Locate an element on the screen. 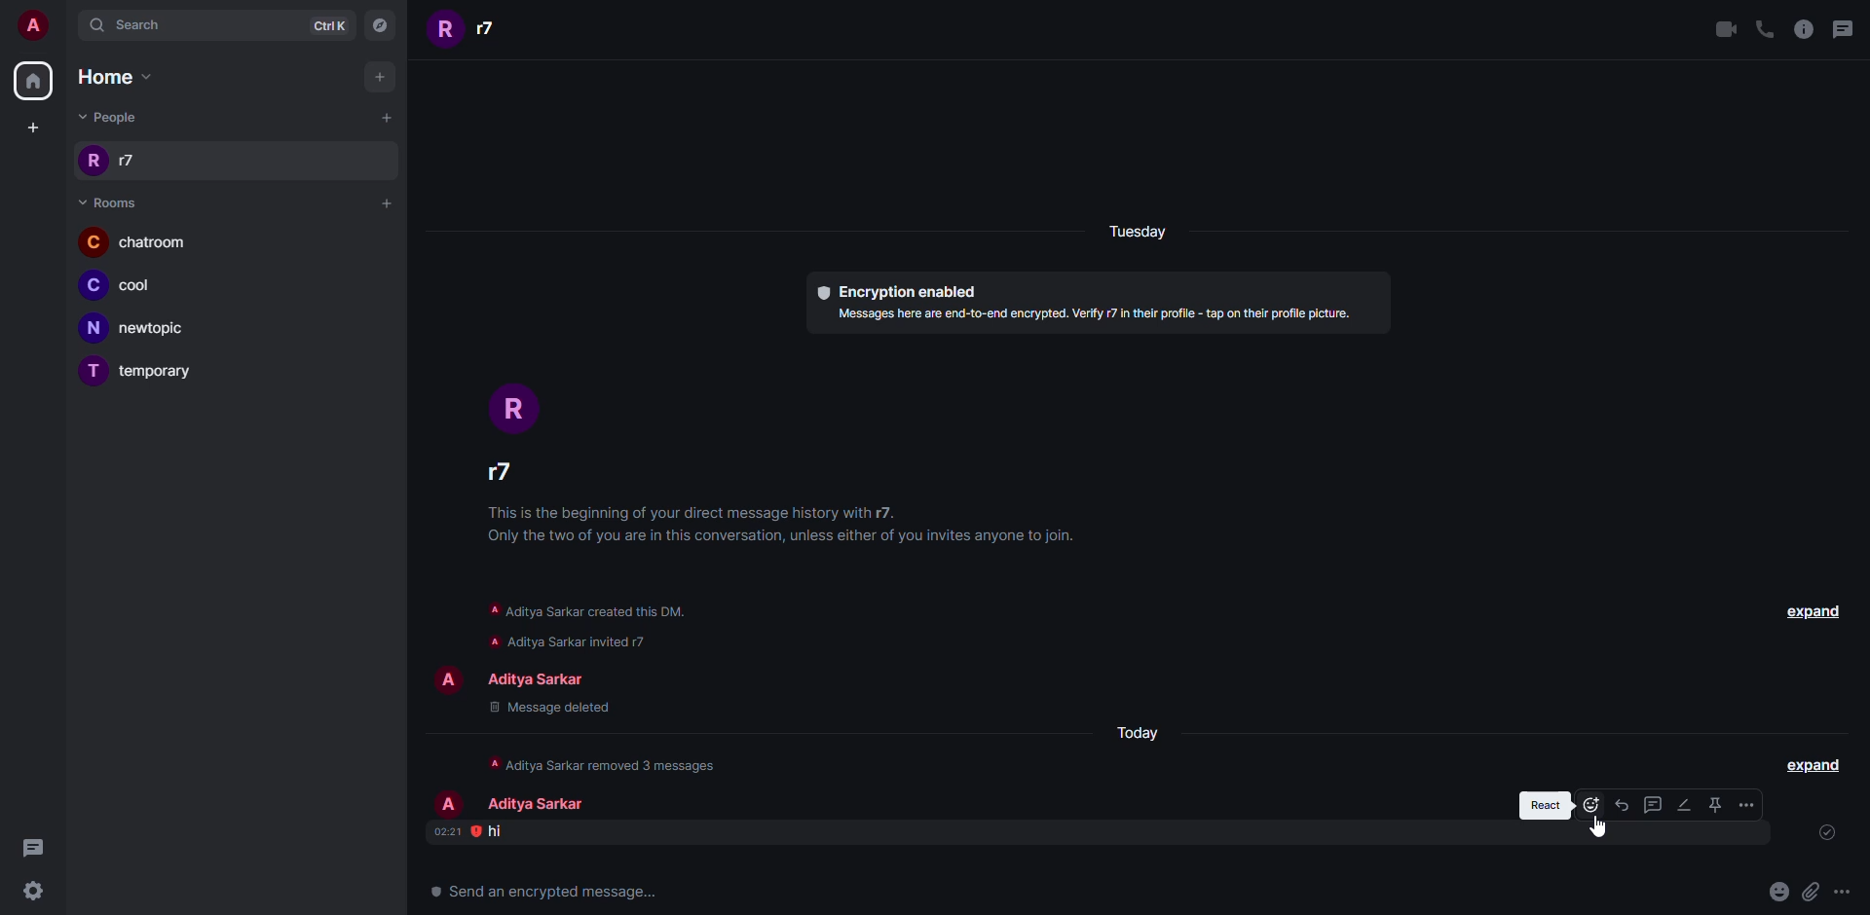 The height and width of the screenshot is (915, 1870). pin is located at coordinates (1716, 805).